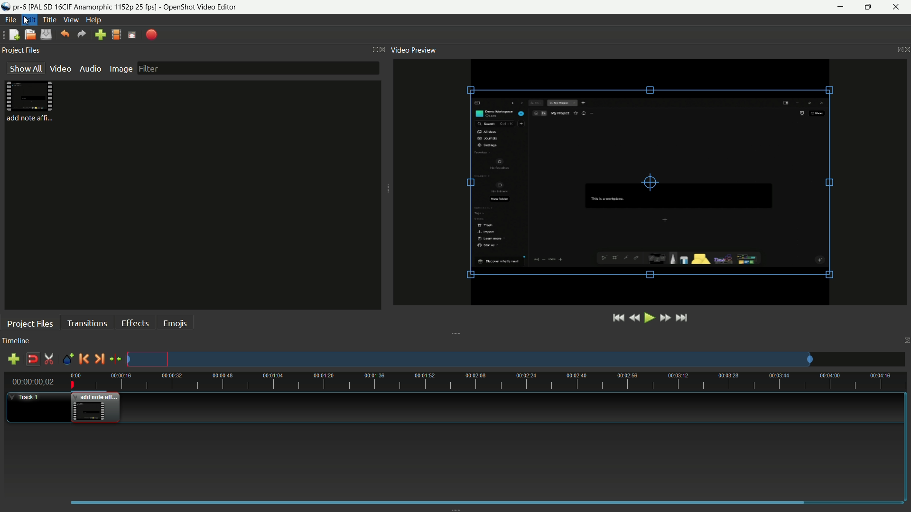  What do you see at coordinates (841, 7) in the screenshot?
I see `minimize` at bounding box center [841, 7].